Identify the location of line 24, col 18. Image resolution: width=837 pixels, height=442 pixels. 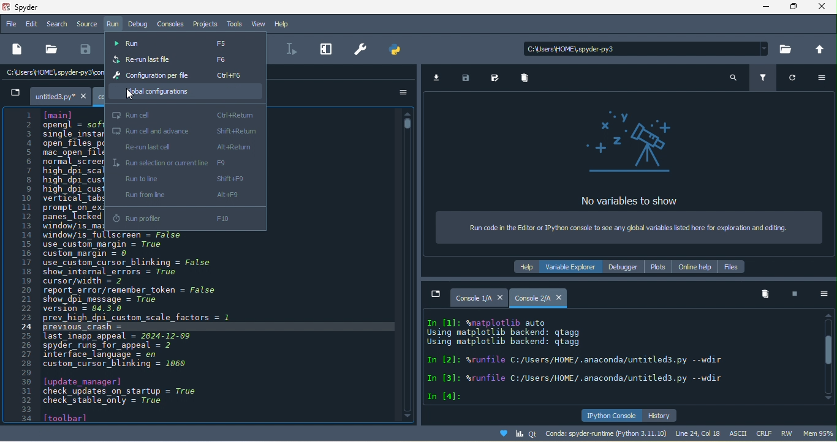
(701, 433).